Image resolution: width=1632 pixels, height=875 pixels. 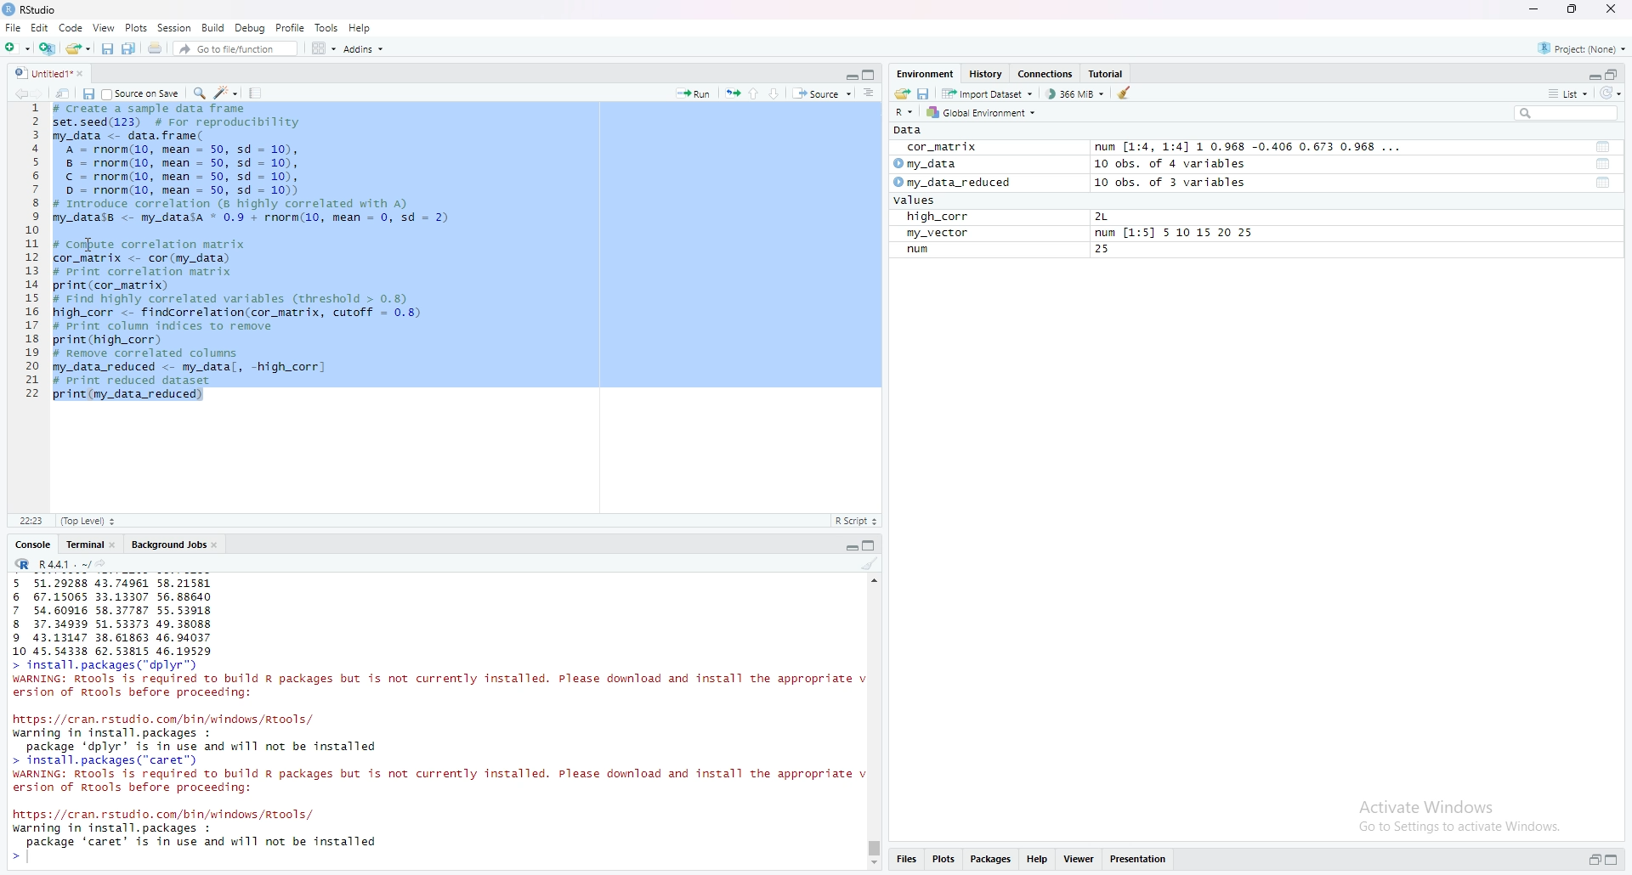 I want to click on Activate Windows
Go to Settings to activate Windows., so click(x=1461, y=818).